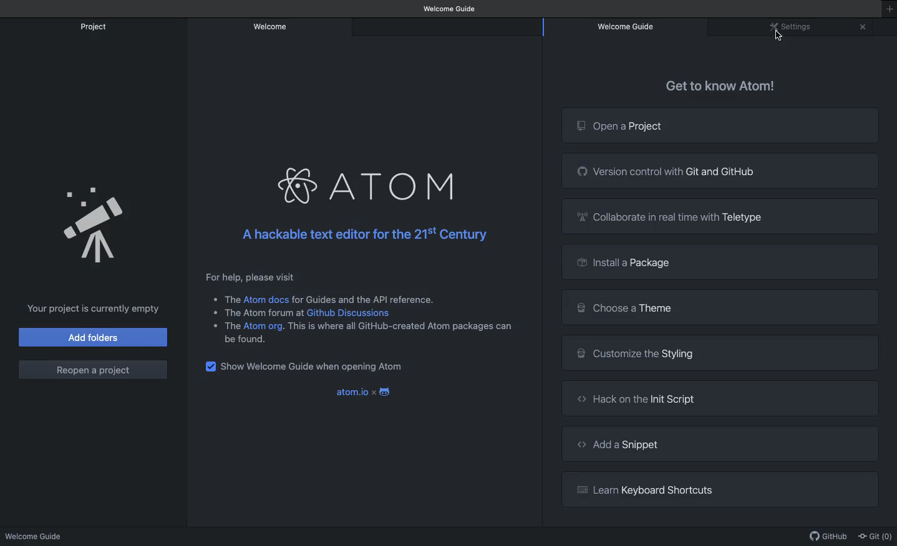 The image size is (897, 546). What do you see at coordinates (95, 26) in the screenshot?
I see `Project` at bounding box center [95, 26].